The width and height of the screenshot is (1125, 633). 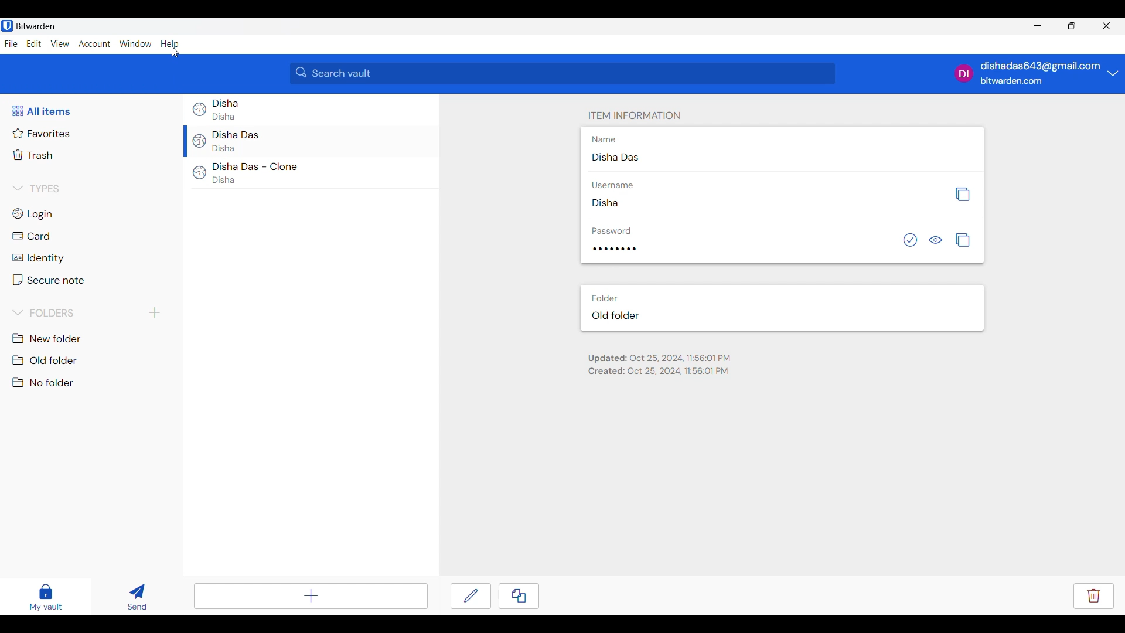 What do you see at coordinates (910, 240) in the screenshot?
I see `Check password` at bounding box center [910, 240].